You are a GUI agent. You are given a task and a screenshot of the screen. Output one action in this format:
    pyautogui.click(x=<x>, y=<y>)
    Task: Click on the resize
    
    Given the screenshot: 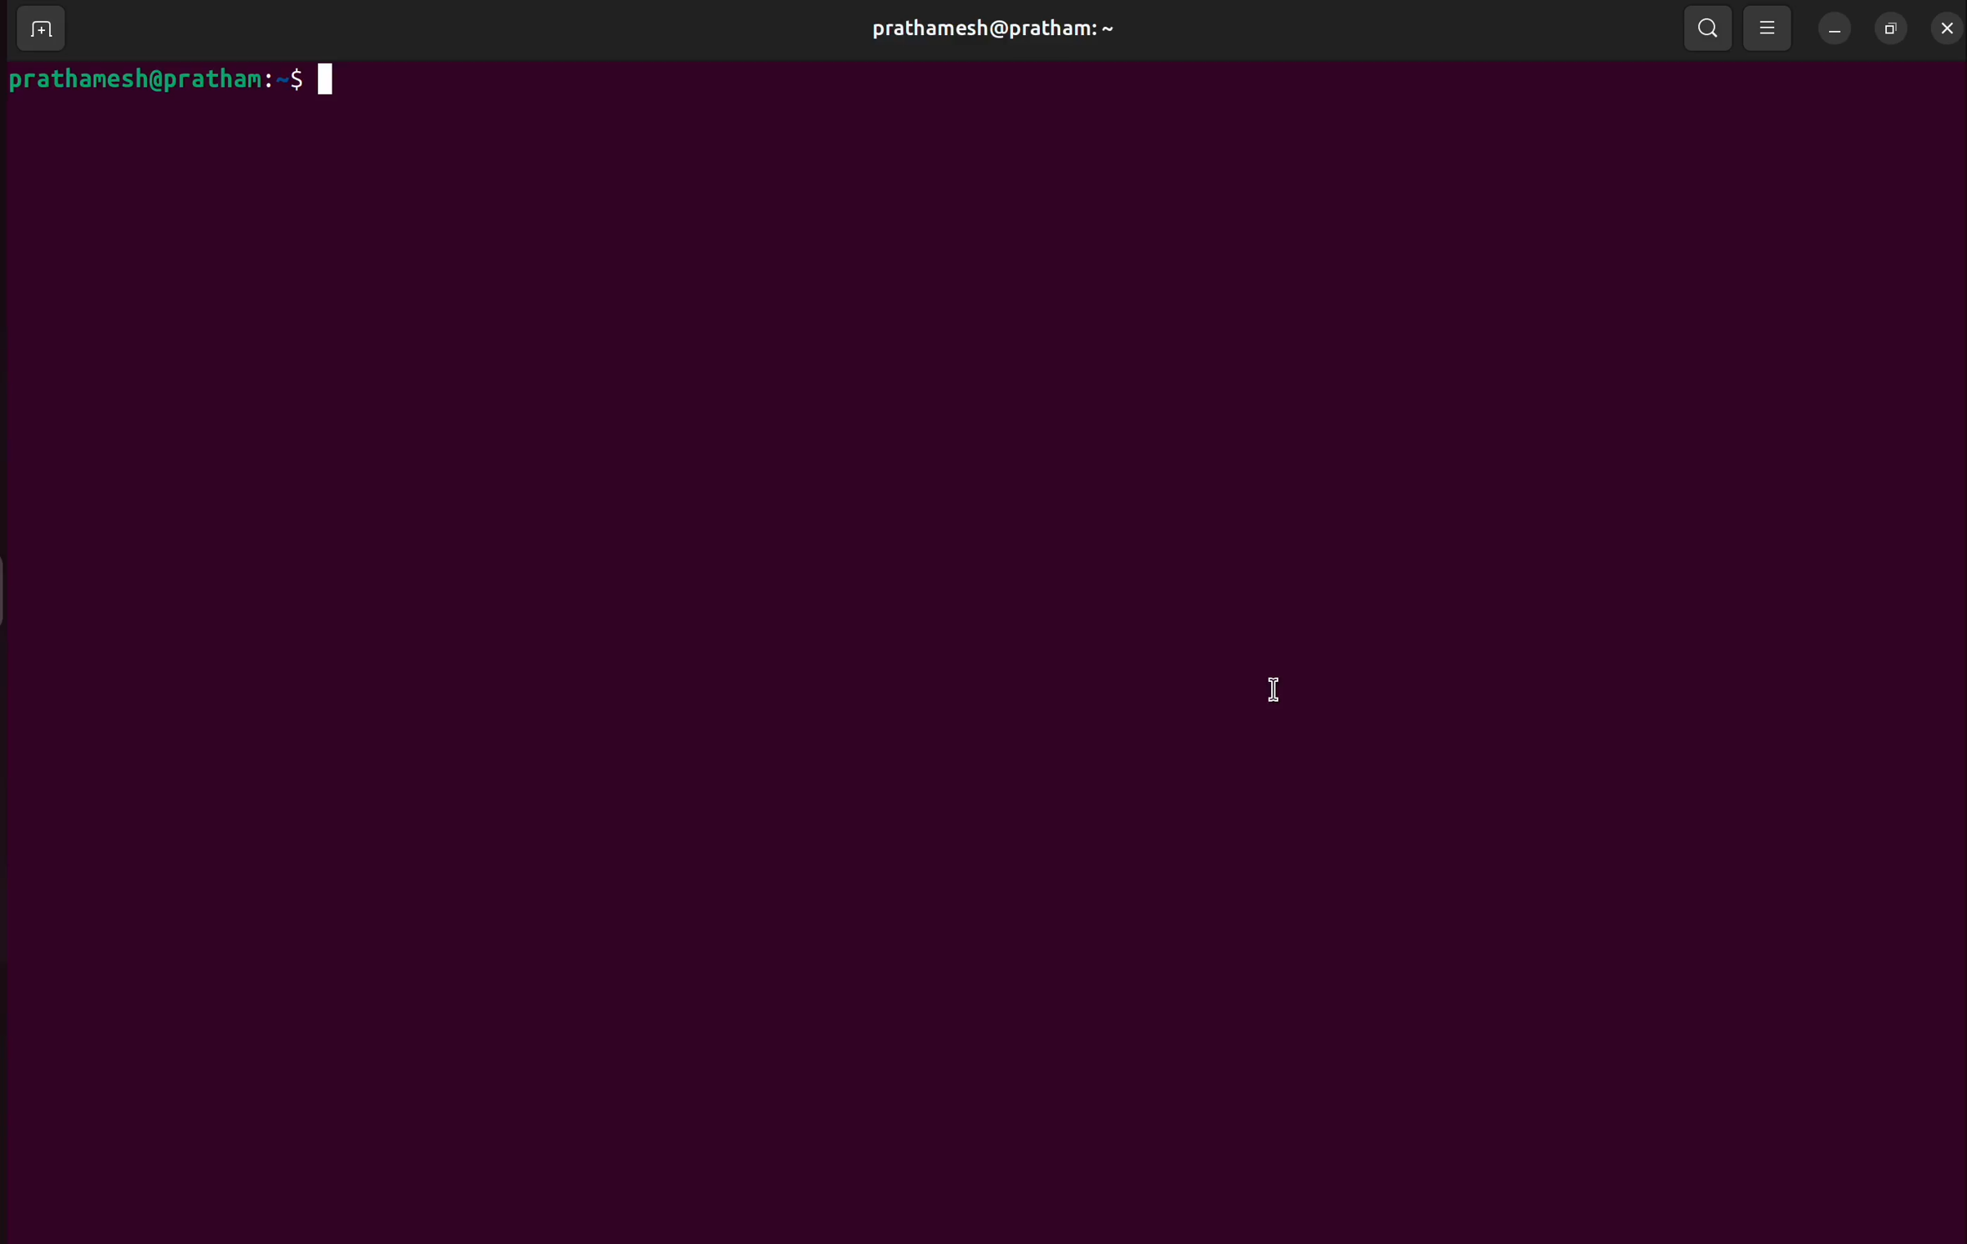 What is the action you would take?
    pyautogui.click(x=1891, y=26)
    